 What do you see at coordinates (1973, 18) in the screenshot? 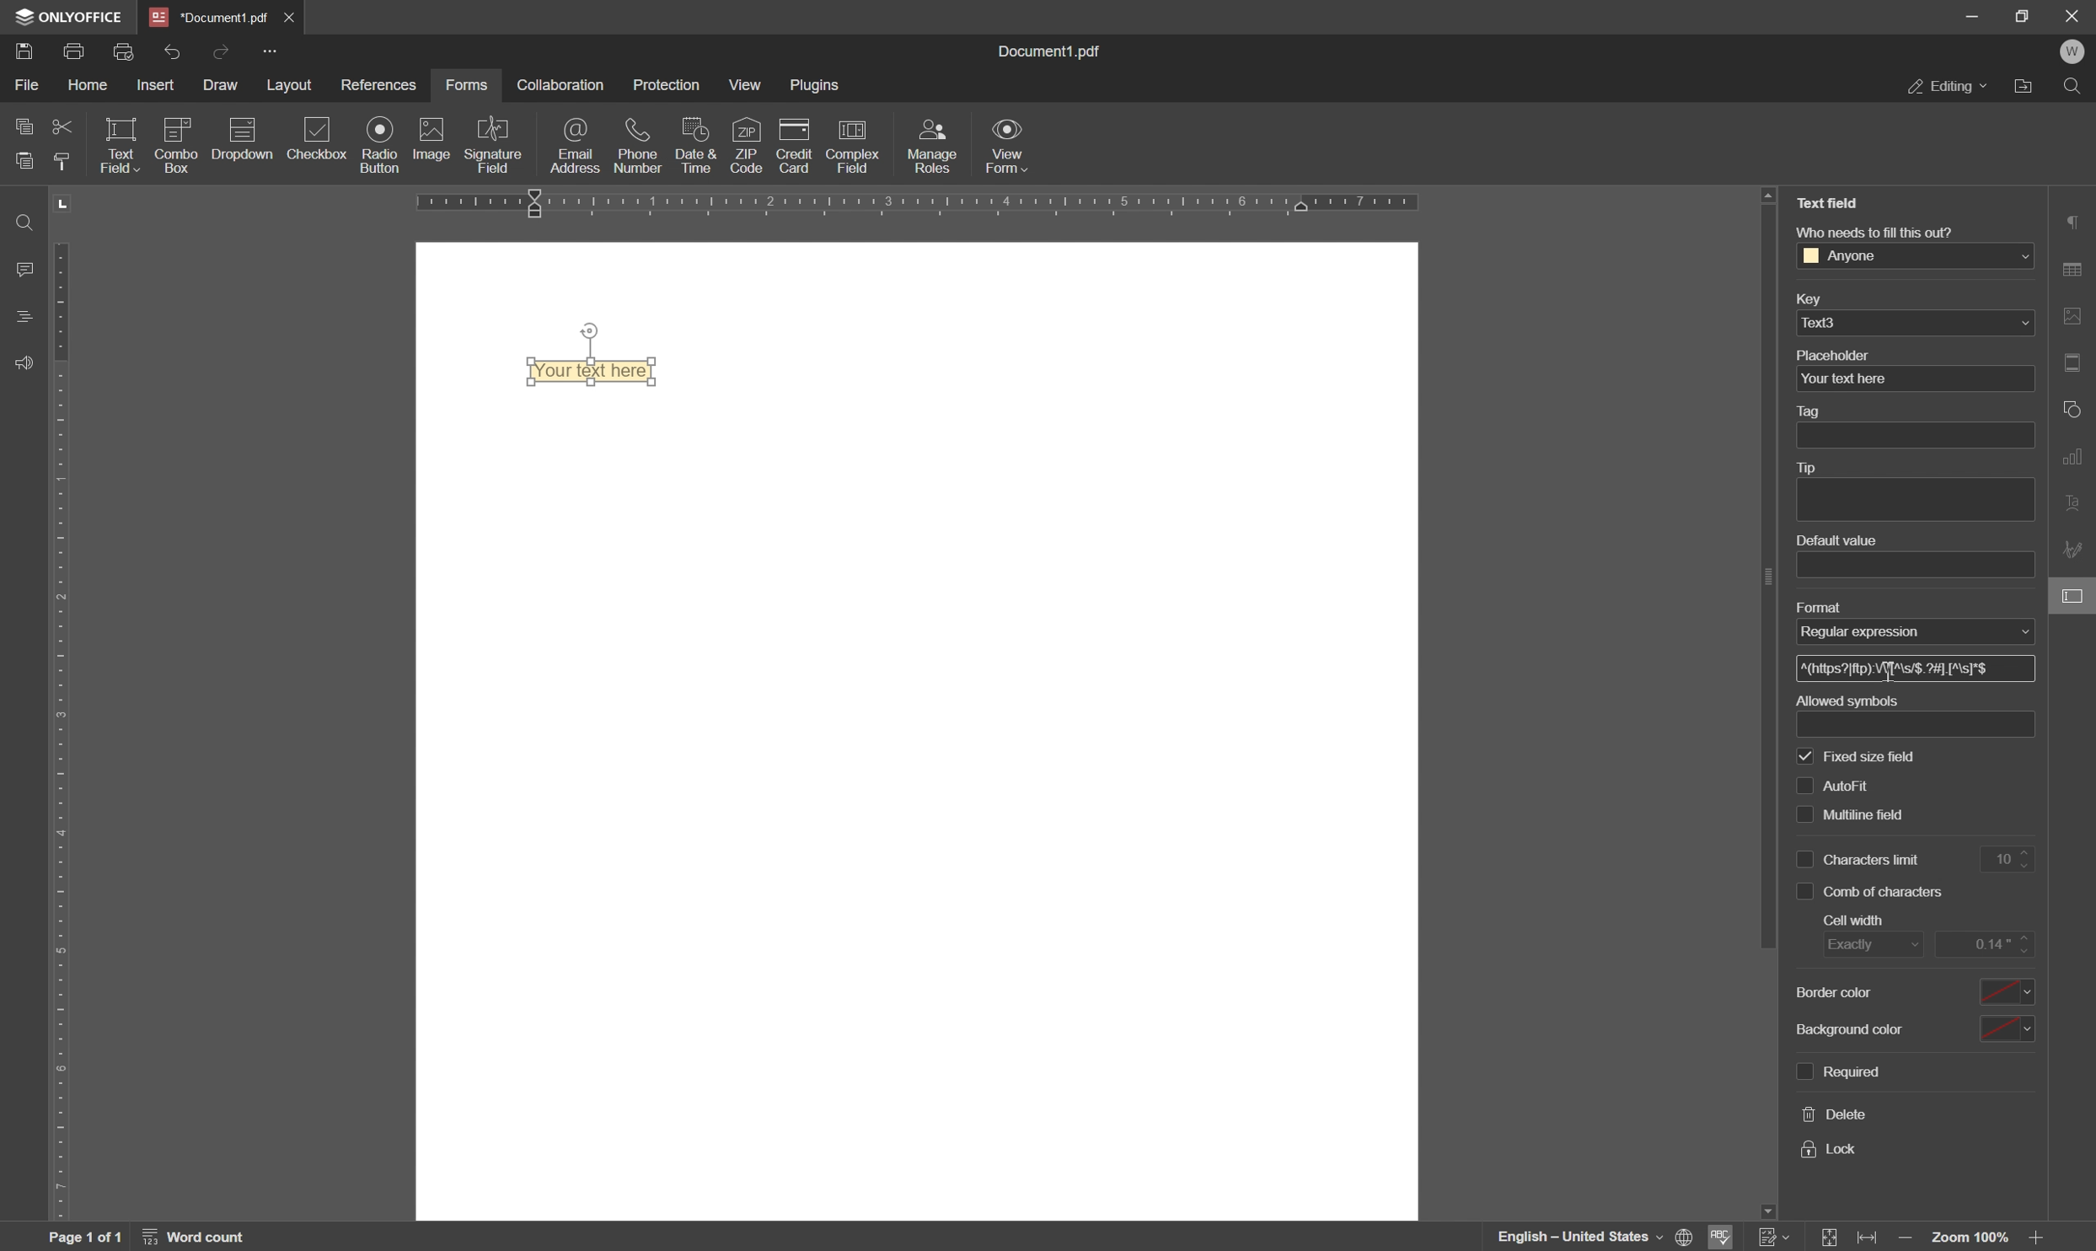
I see `minimize` at bounding box center [1973, 18].